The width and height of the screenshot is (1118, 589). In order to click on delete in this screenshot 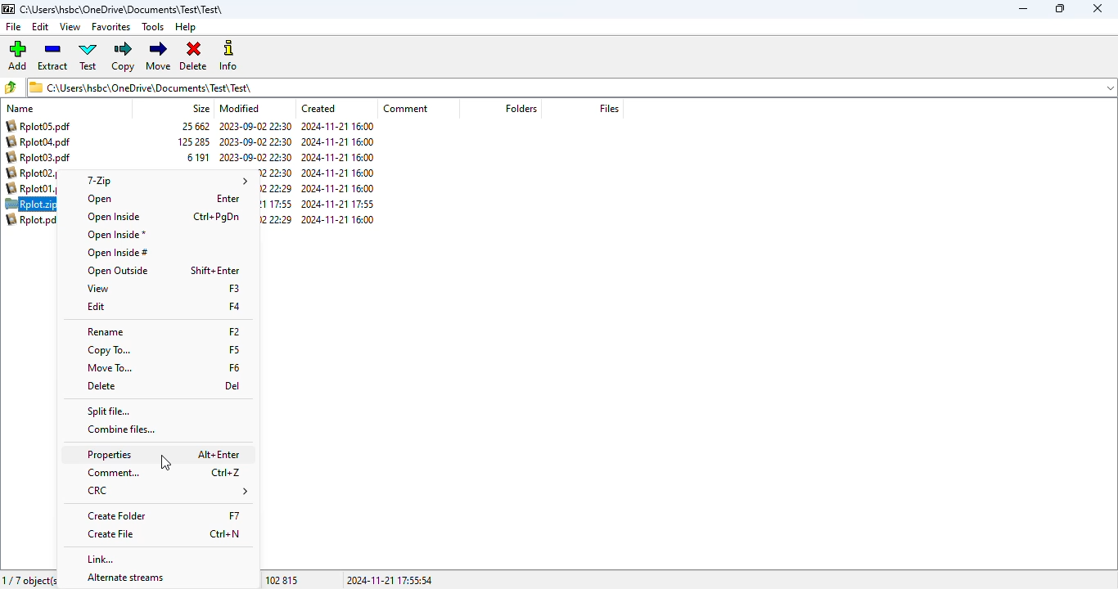, I will do `click(103, 386)`.